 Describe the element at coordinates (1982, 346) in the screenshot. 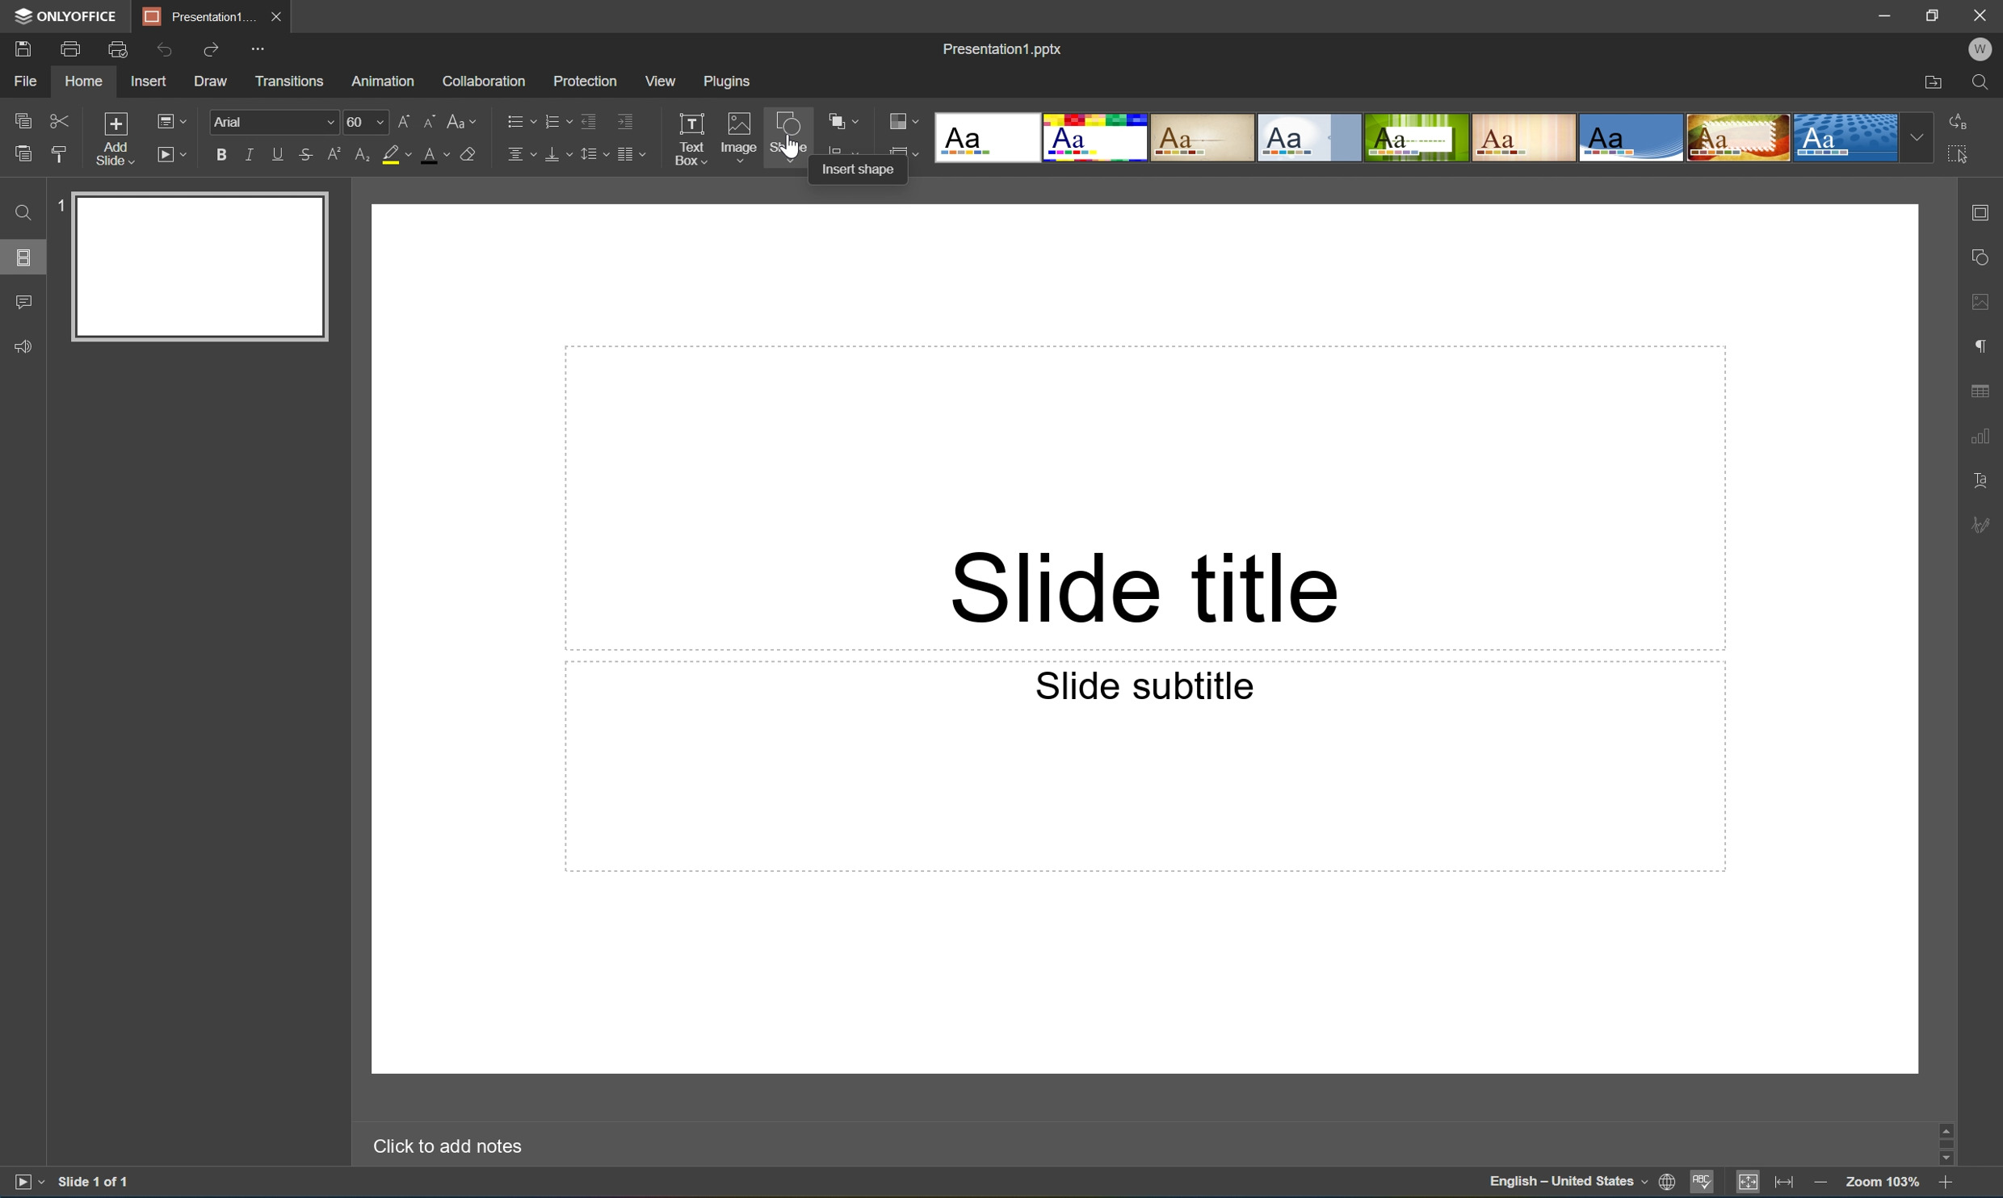

I see `paragraph settings` at that location.